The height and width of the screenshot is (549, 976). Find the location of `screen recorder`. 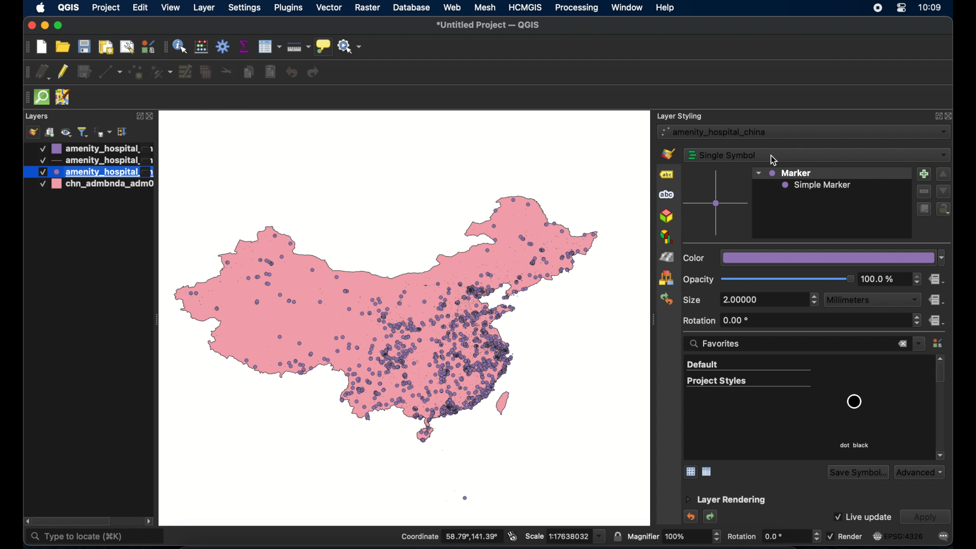

screen recorder is located at coordinates (876, 9).